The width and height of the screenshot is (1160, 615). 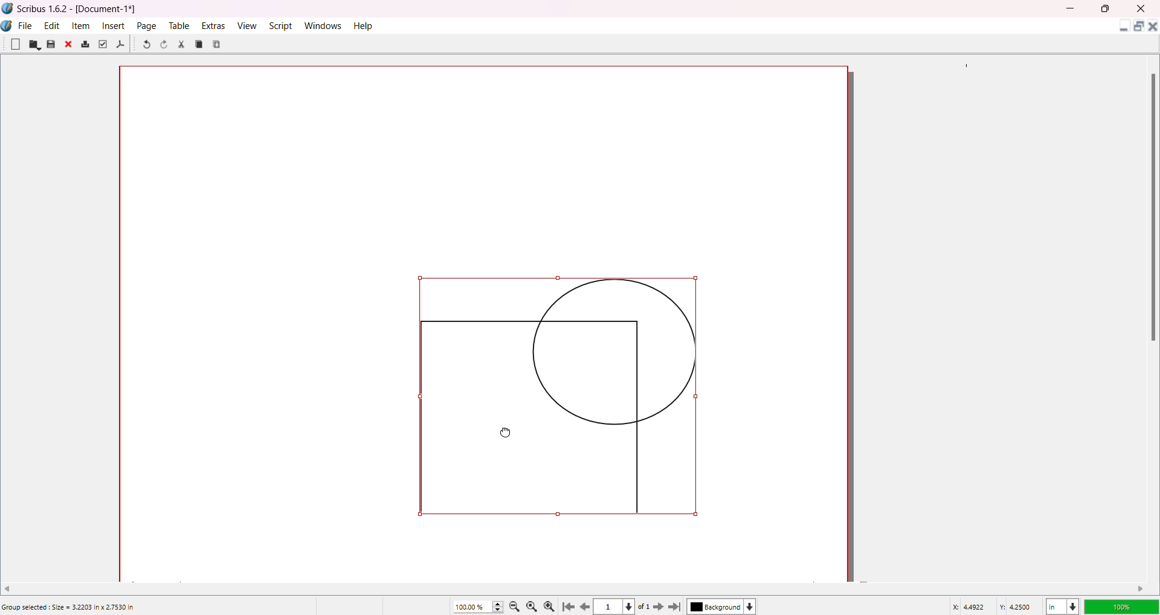 I want to click on Zoom in, so click(x=552, y=605).